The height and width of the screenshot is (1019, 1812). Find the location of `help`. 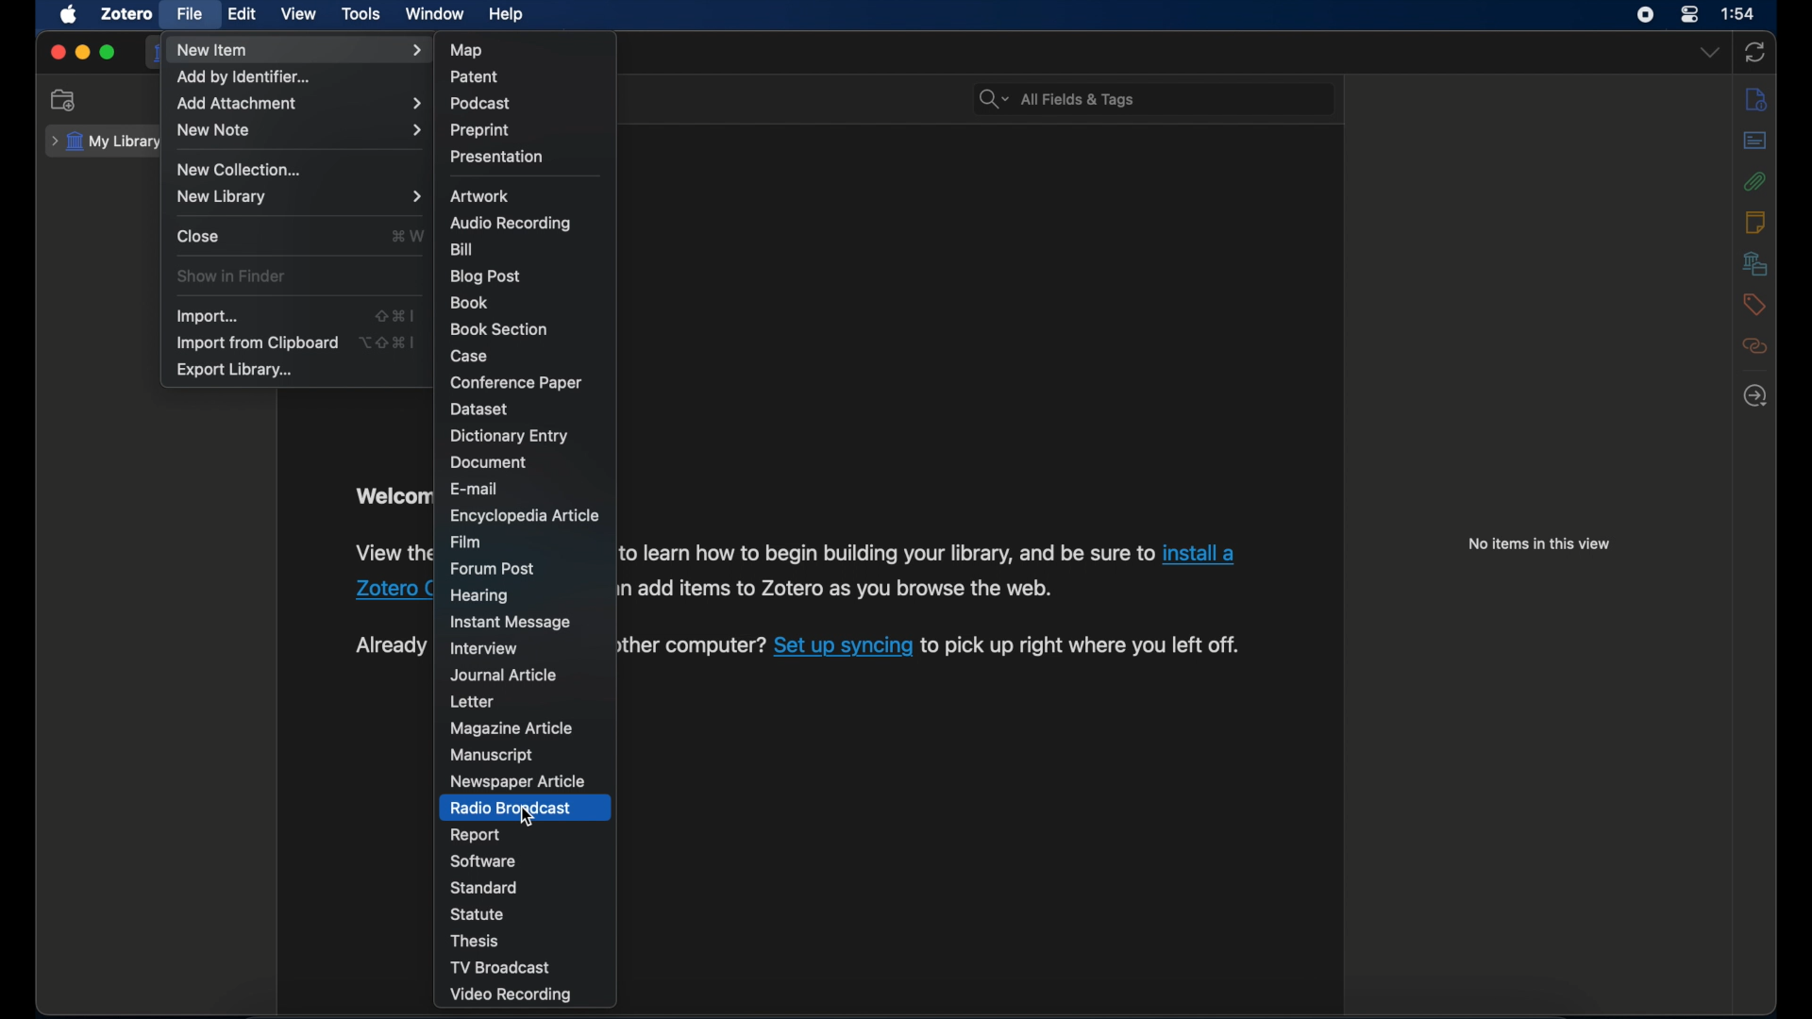

help is located at coordinates (509, 15).